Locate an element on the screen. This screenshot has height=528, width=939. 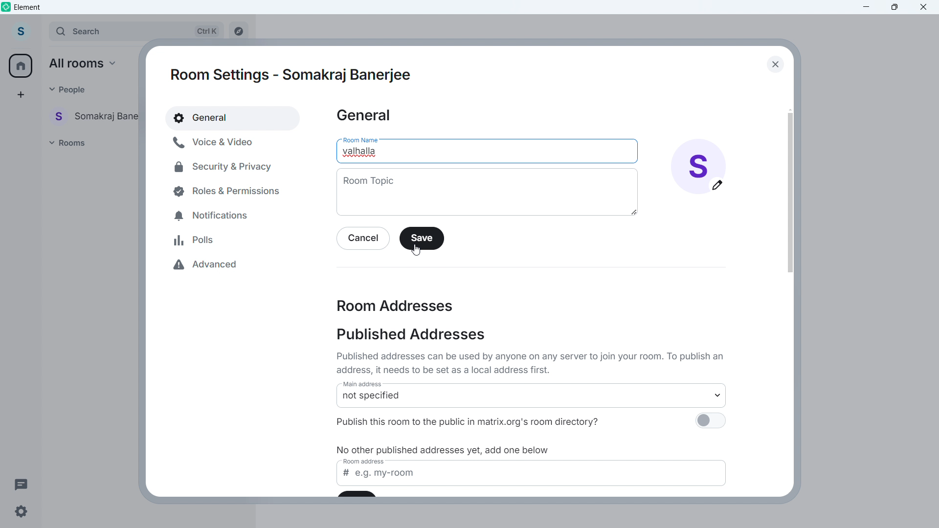
account  is located at coordinates (22, 30).